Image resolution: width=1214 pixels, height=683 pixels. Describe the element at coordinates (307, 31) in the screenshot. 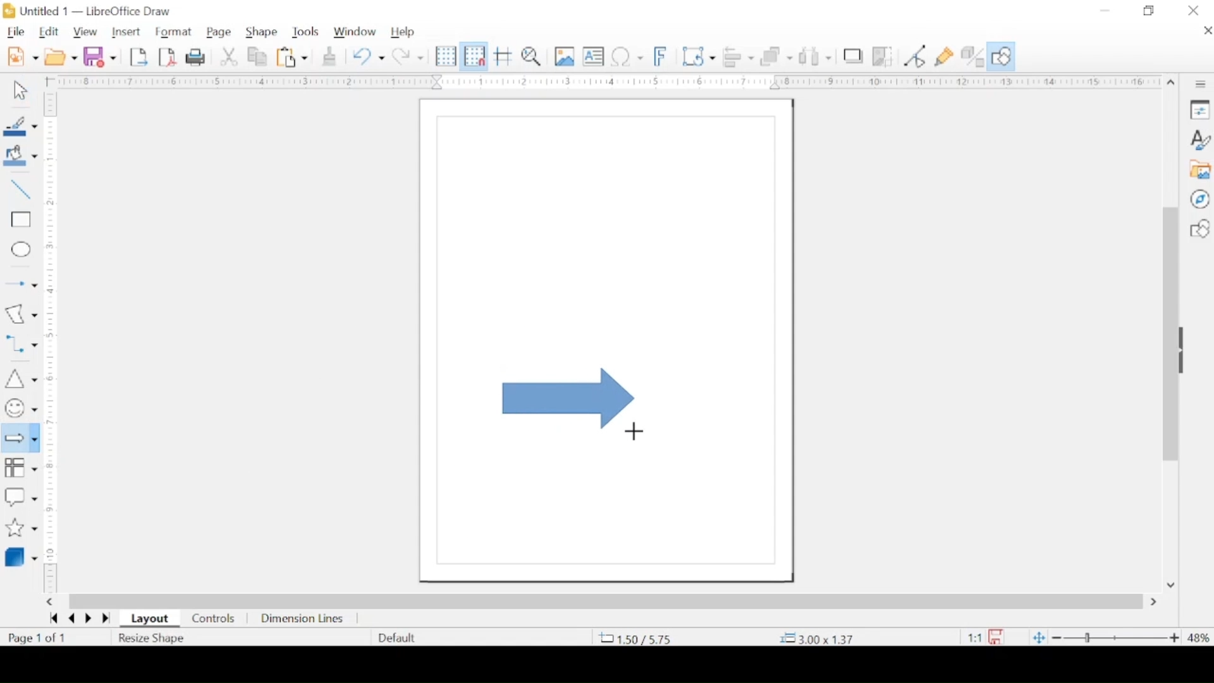

I see `tools` at that location.